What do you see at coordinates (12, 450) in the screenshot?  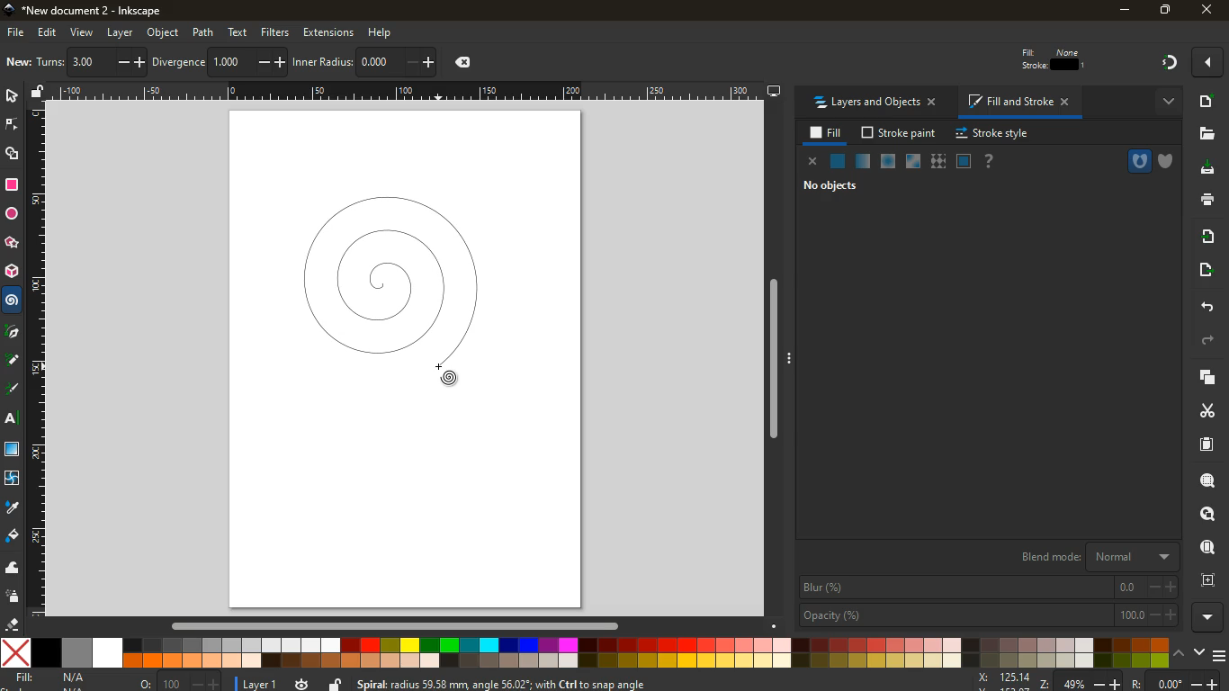 I see `glass` at bounding box center [12, 450].